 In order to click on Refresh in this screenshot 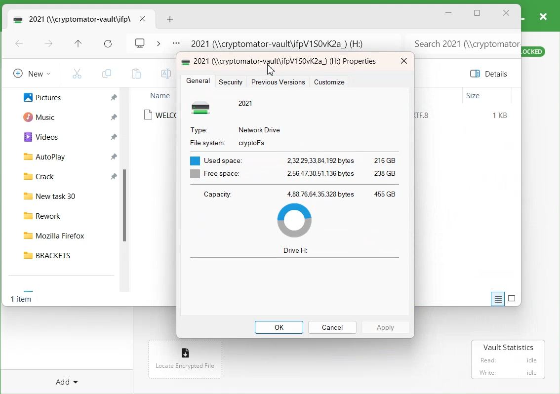, I will do `click(108, 44)`.